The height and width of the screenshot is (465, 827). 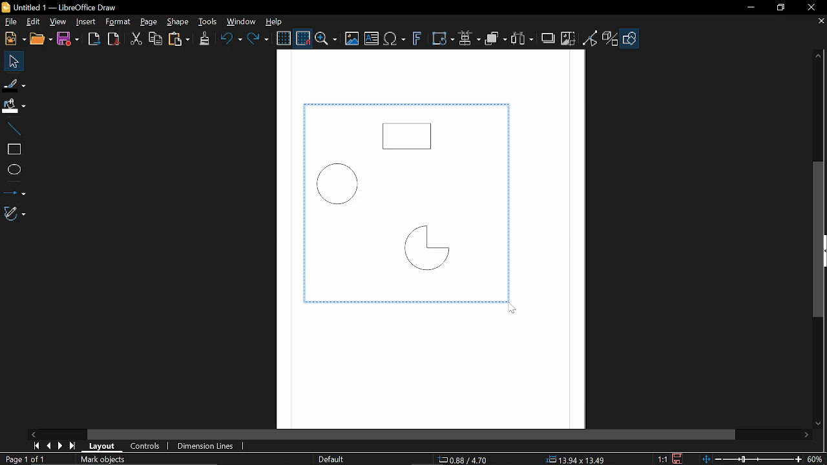 I want to click on cut, so click(x=136, y=38).